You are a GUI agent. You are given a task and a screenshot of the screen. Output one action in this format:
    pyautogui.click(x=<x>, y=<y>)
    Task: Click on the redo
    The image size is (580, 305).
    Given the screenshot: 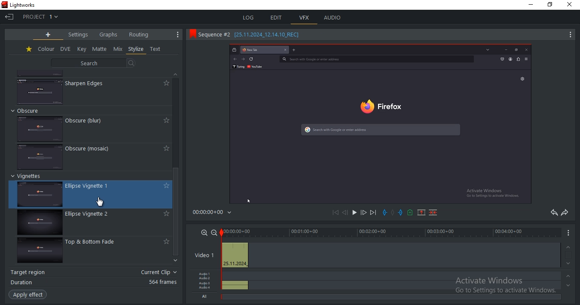 What is the action you would take?
    pyautogui.click(x=564, y=213)
    